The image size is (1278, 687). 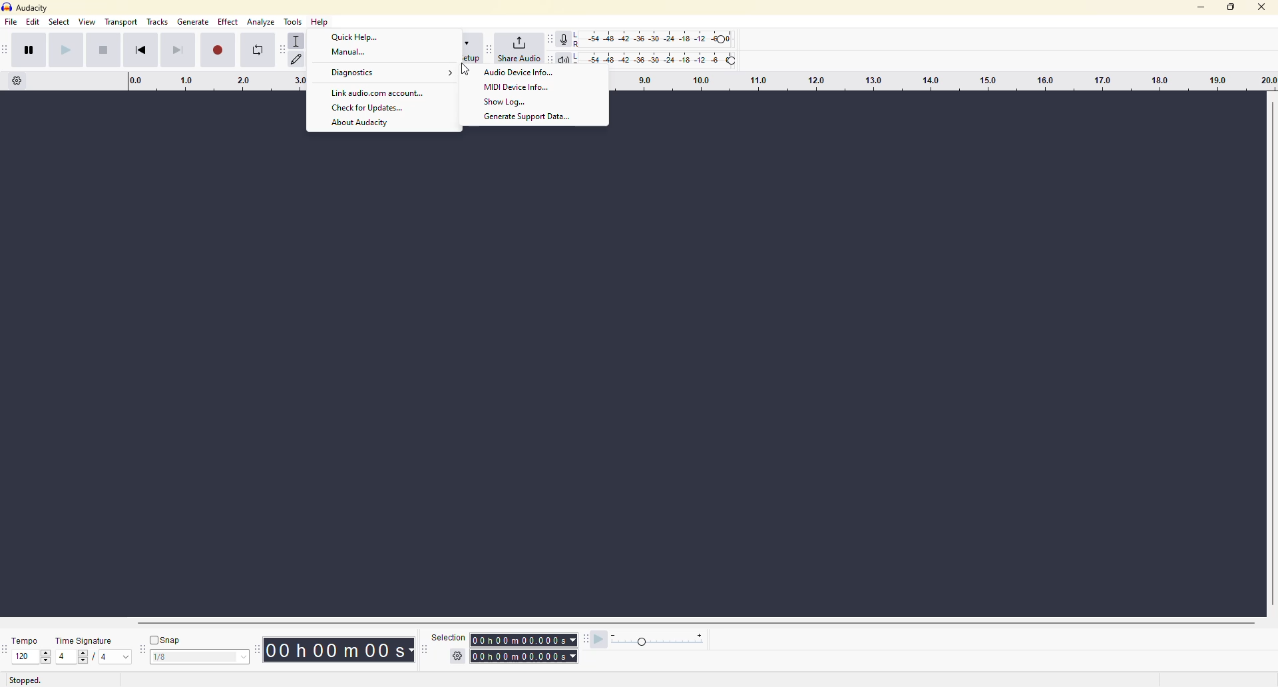 What do you see at coordinates (33, 8) in the screenshot?
I see `audacity` at bounding box center [33, 8].